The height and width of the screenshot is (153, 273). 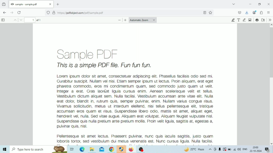 I want to click on Google Chrome, so click(x=111, y=149).